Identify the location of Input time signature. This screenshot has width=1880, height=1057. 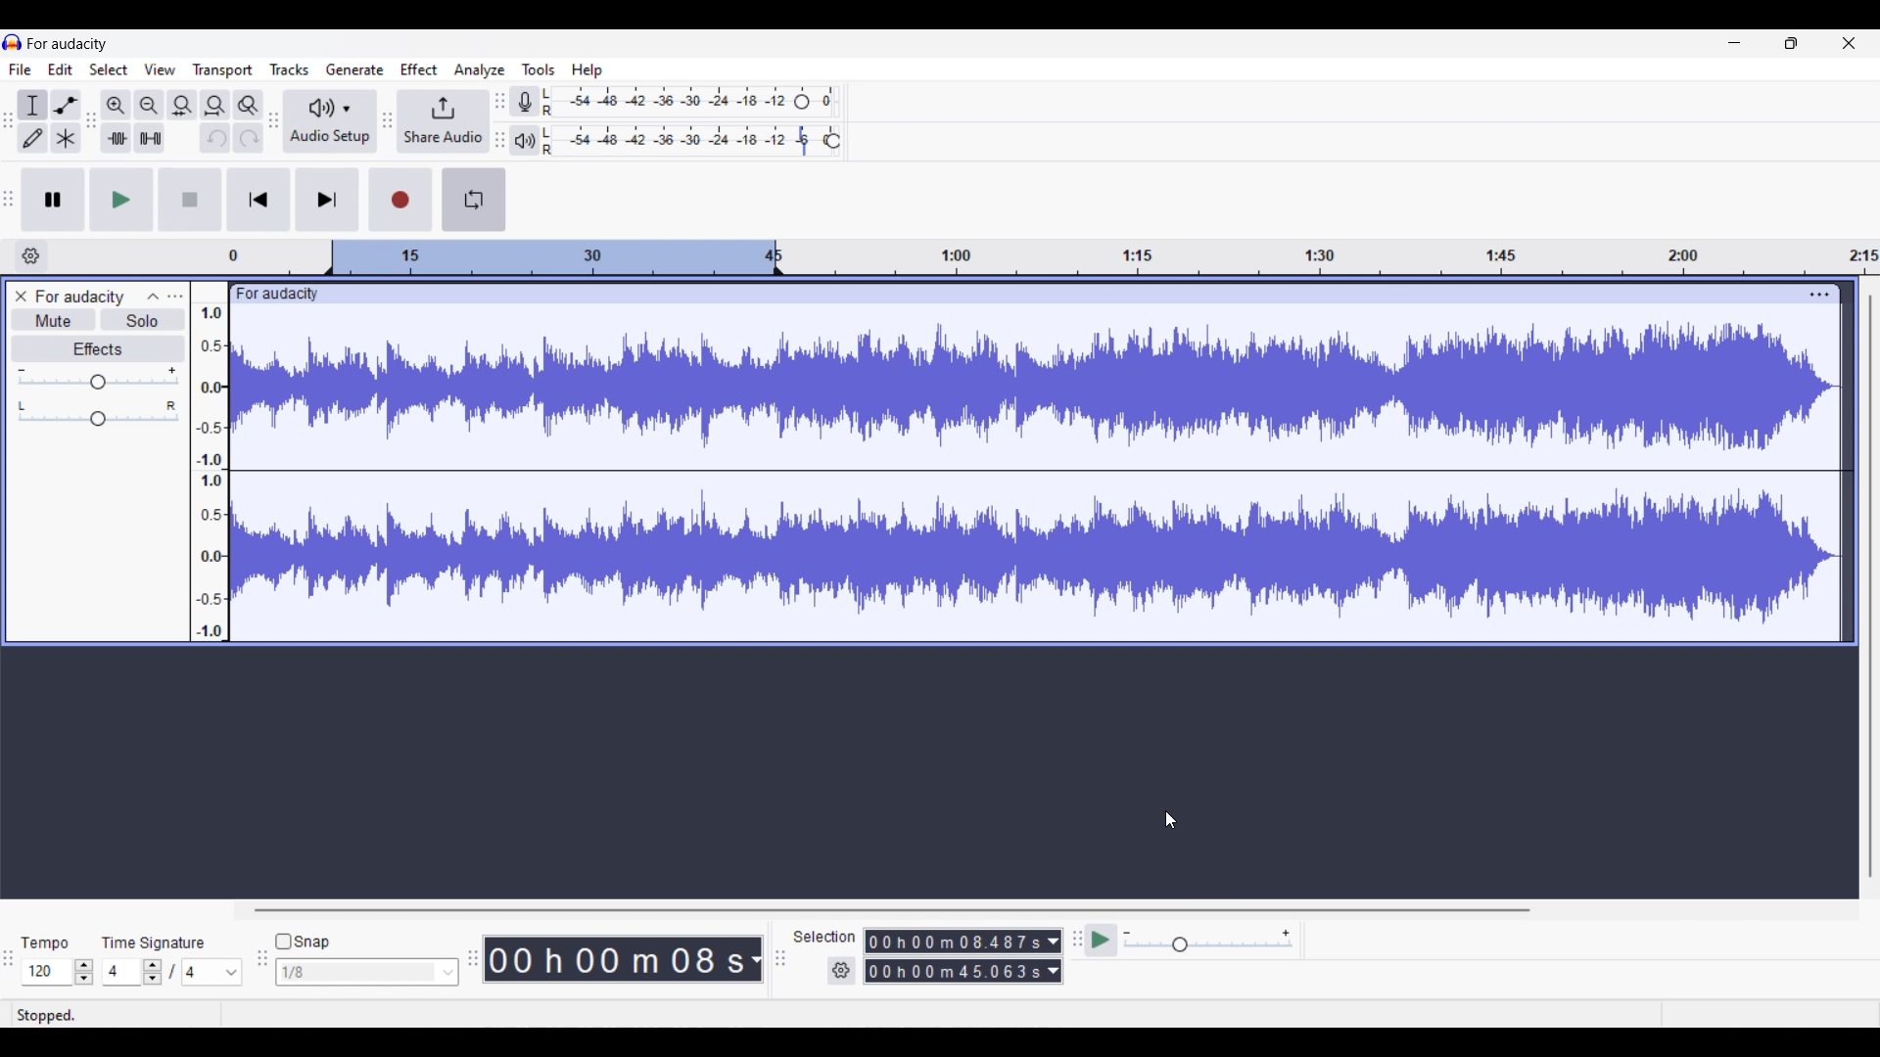
(120, 972).